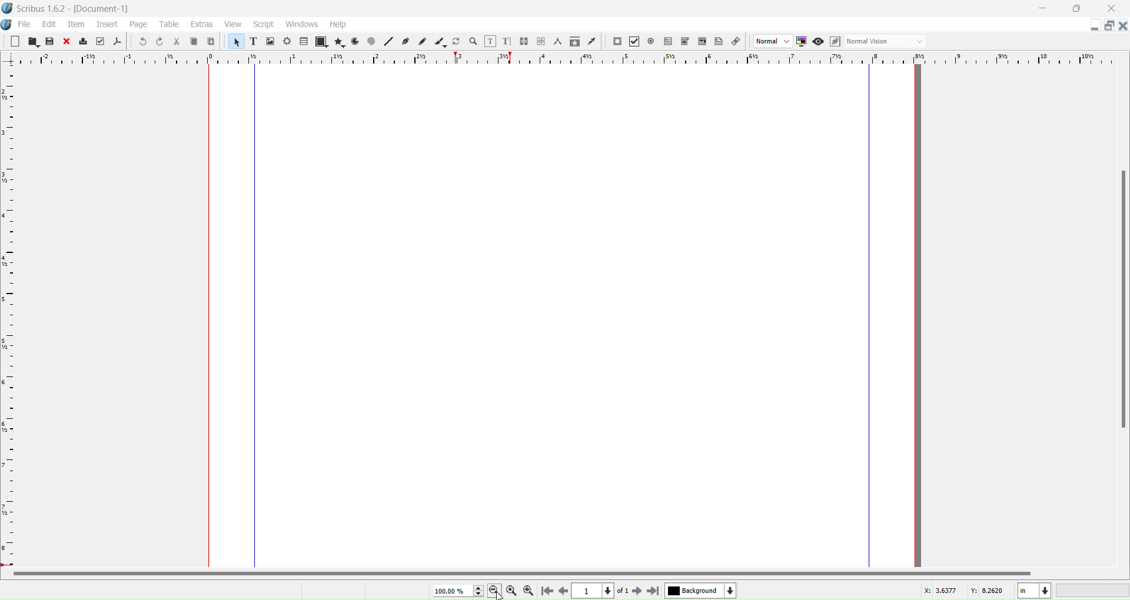 The image size is (1130, 600). Describe the element at coordinates (653, 592) in the screenshot. I see `Go to last page` at that location.